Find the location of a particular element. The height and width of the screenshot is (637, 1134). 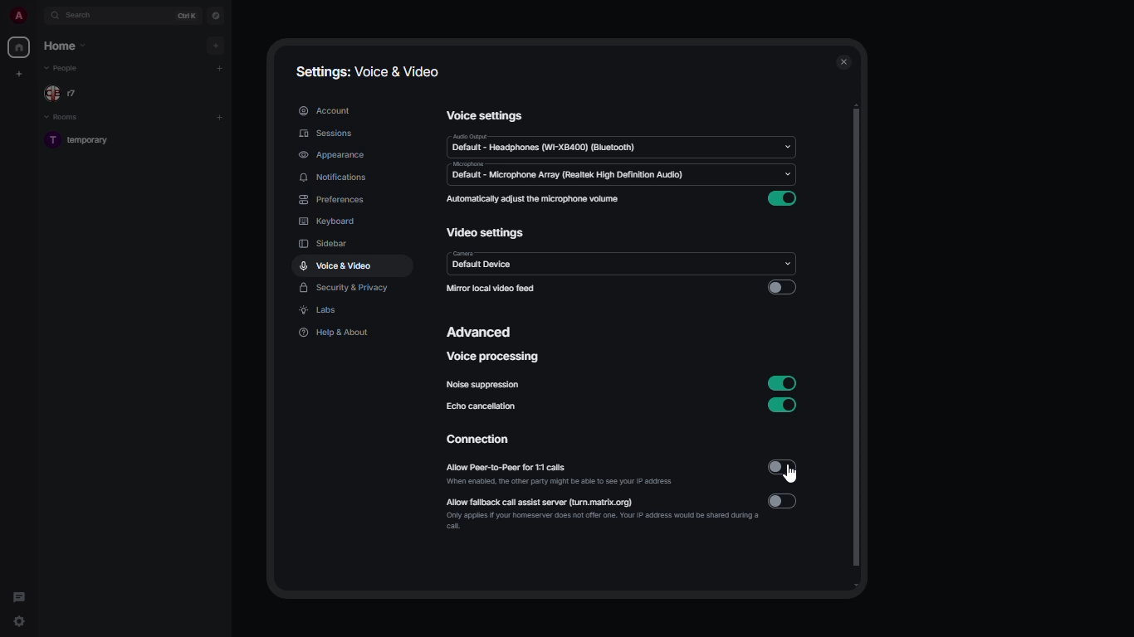

account is located at coordinates (324, 110).